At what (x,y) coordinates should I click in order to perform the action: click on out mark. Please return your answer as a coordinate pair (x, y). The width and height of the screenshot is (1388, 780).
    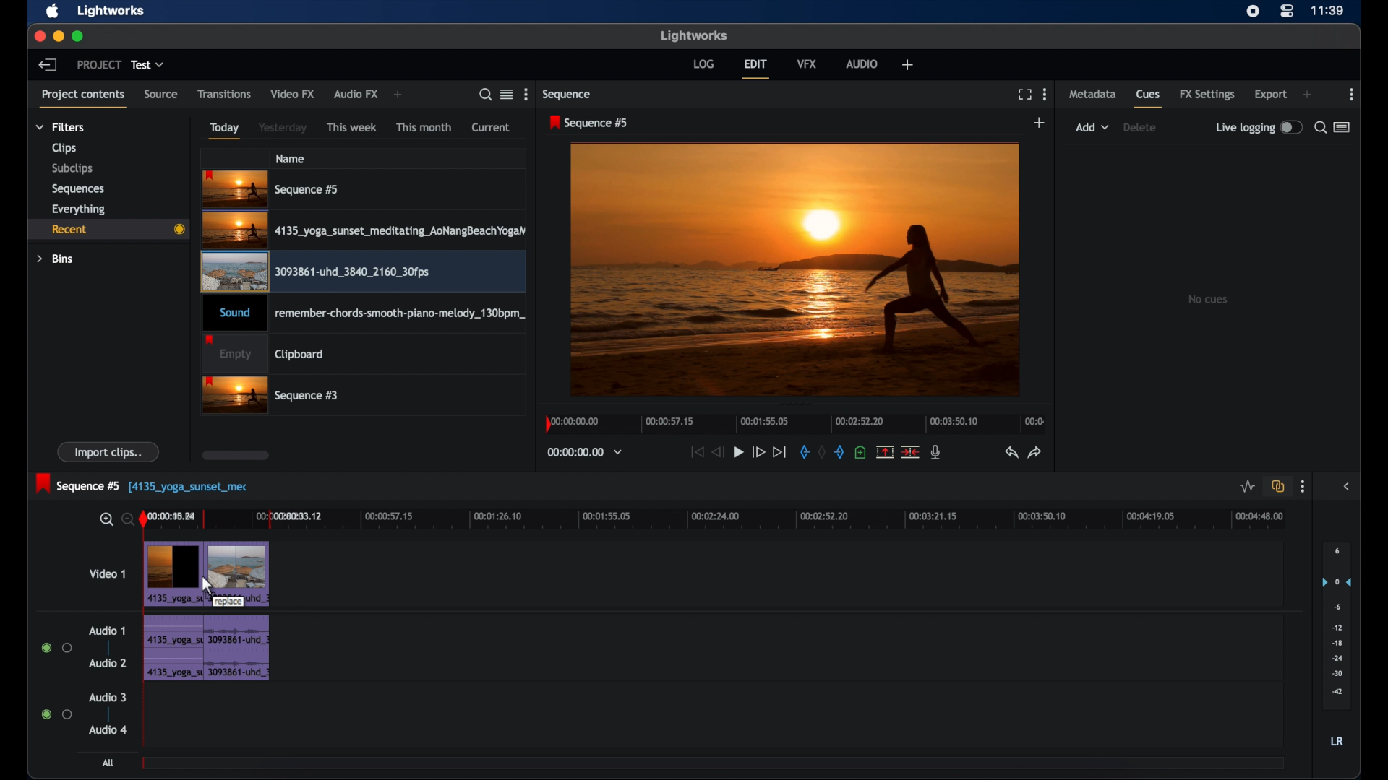
    Looking at the image, I should click on (841, 453).